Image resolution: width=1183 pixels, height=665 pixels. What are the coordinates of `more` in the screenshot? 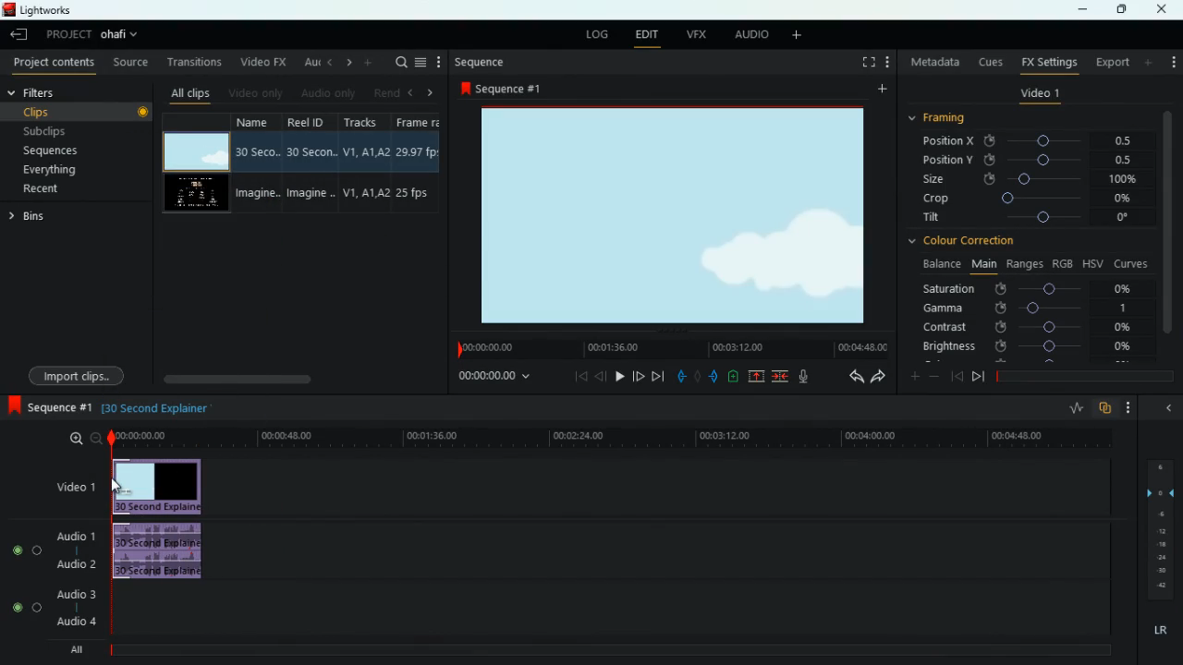 It's located at (1128, 406).